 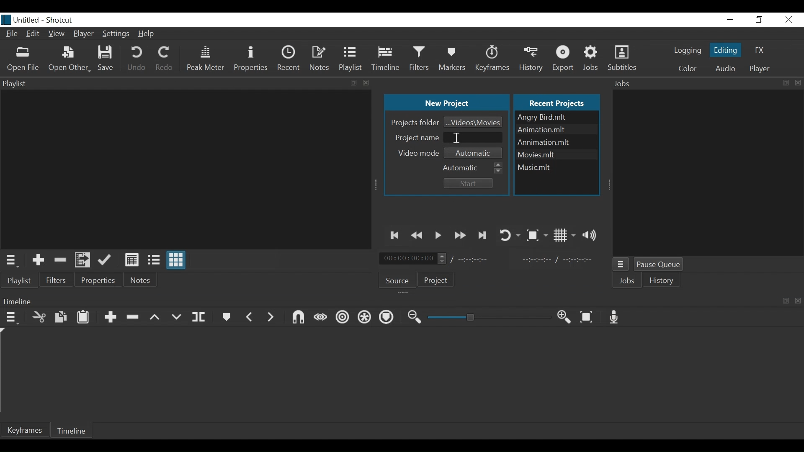 What do you see at coordinates (414, 122) in the screenshot?
I see `Projects Folder` at bounding box center [414, 122].